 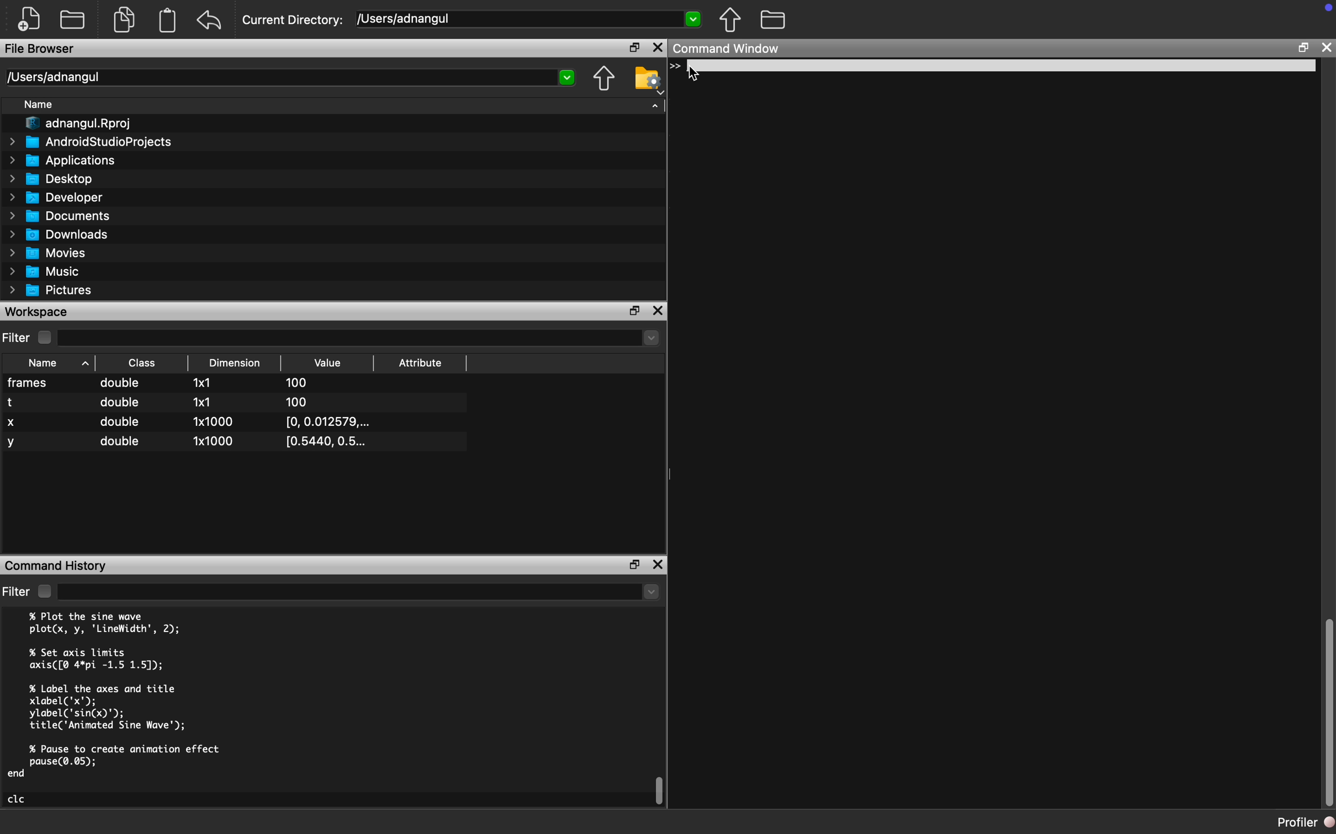 I want to click on 100, so click(x=298, y=384).